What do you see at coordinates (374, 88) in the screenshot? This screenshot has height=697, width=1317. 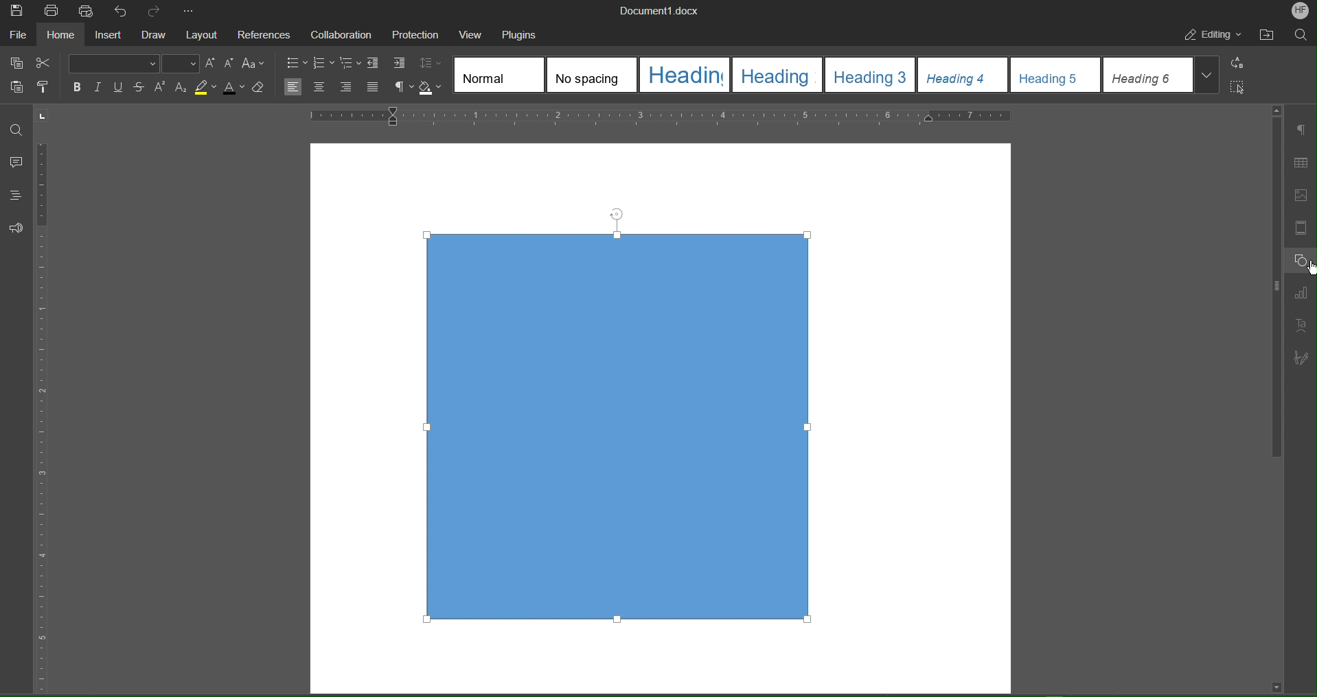 I see `Justify` at bounding box center [374, 88].